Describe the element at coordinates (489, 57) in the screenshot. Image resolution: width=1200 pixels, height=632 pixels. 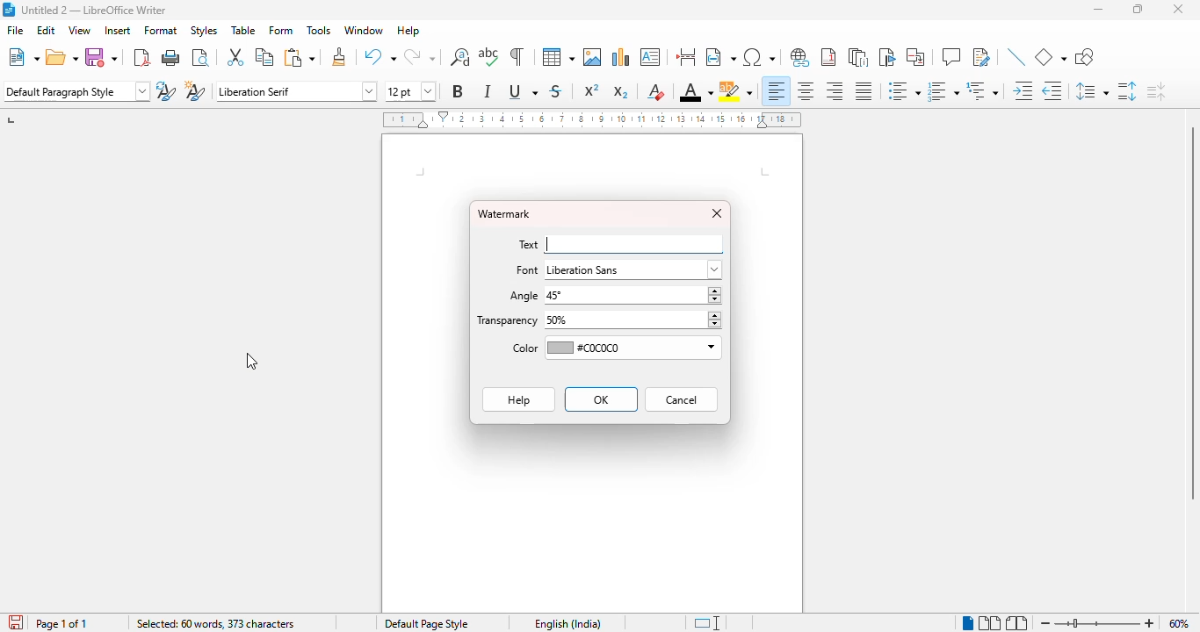
I see `spelling` at that location.